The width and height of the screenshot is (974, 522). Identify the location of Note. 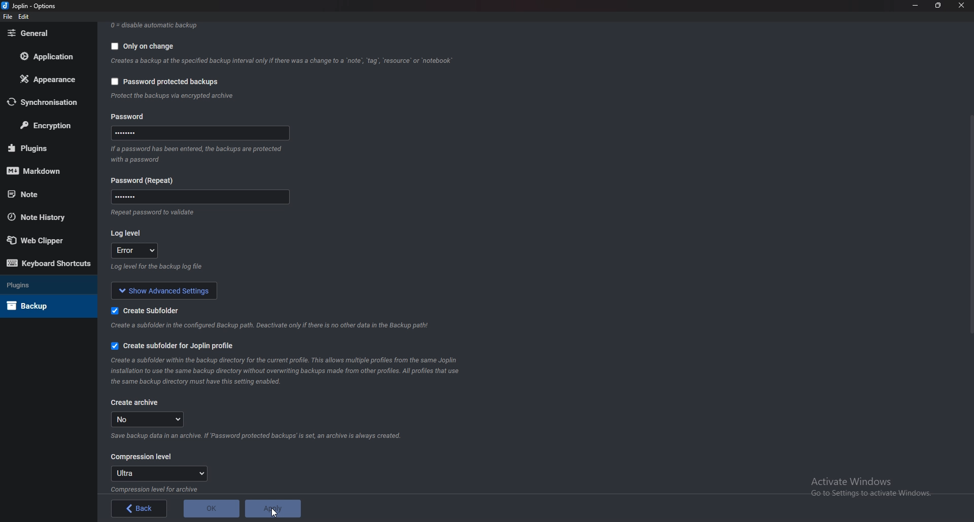
(45, 193).